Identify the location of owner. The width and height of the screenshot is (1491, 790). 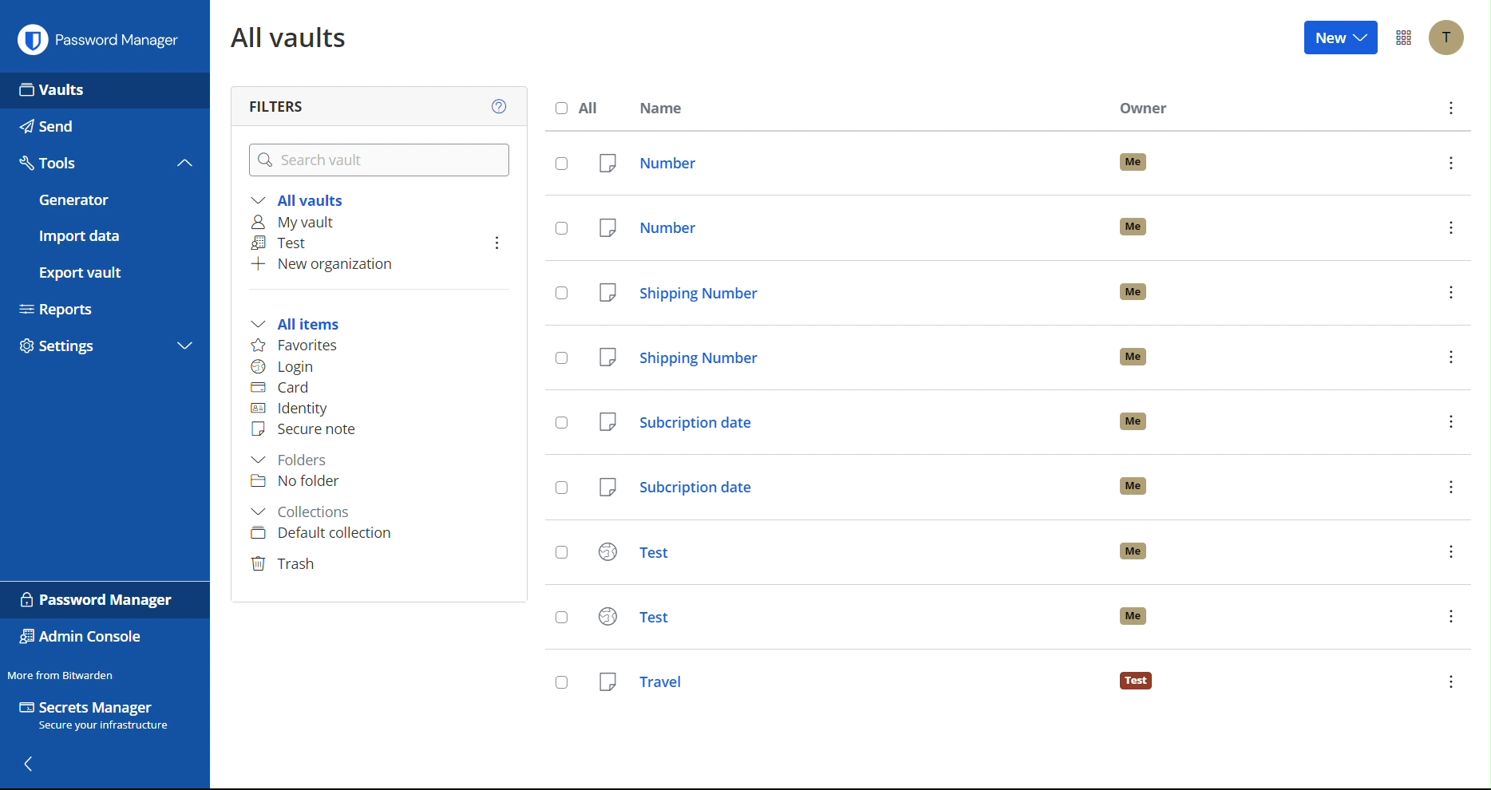
(1134, 421).